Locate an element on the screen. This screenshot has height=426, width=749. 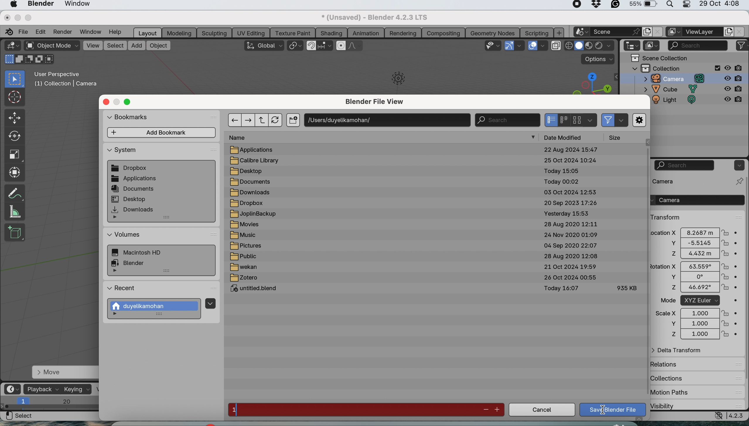
toggle x ray is located at coordinates (555, 47).